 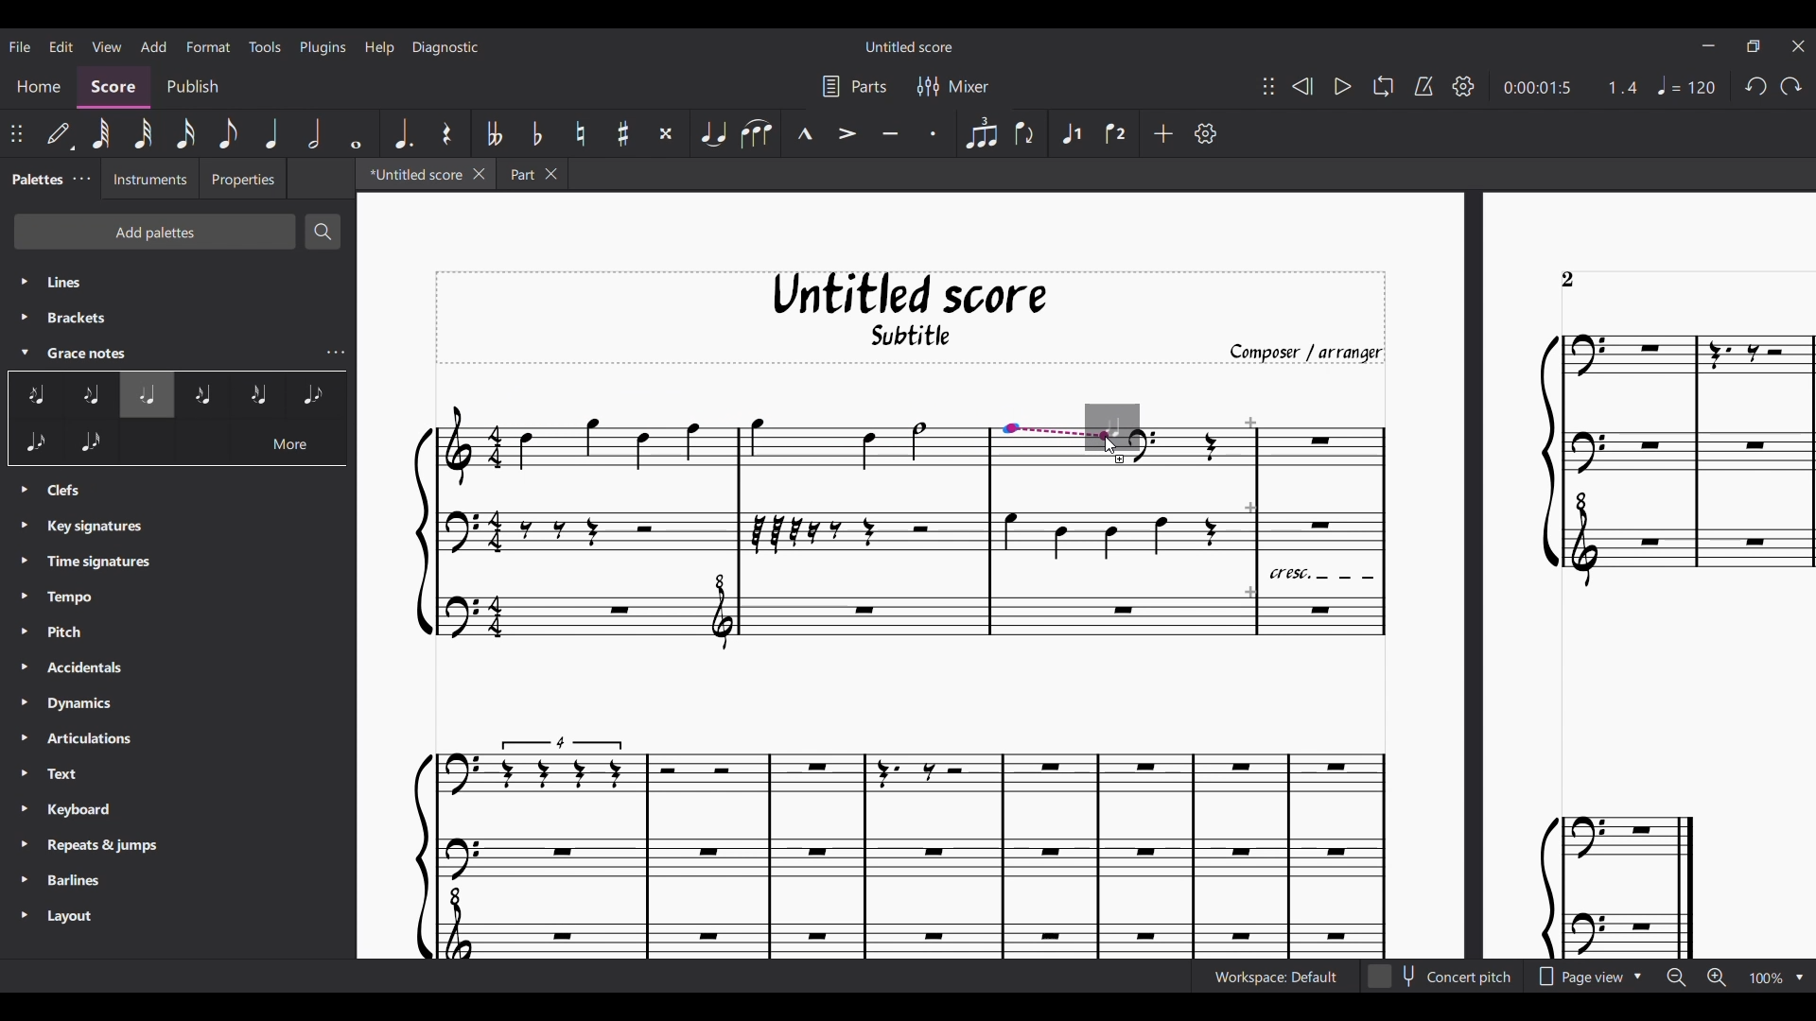 I want to click on Undo, so click(x=1755, y=87).